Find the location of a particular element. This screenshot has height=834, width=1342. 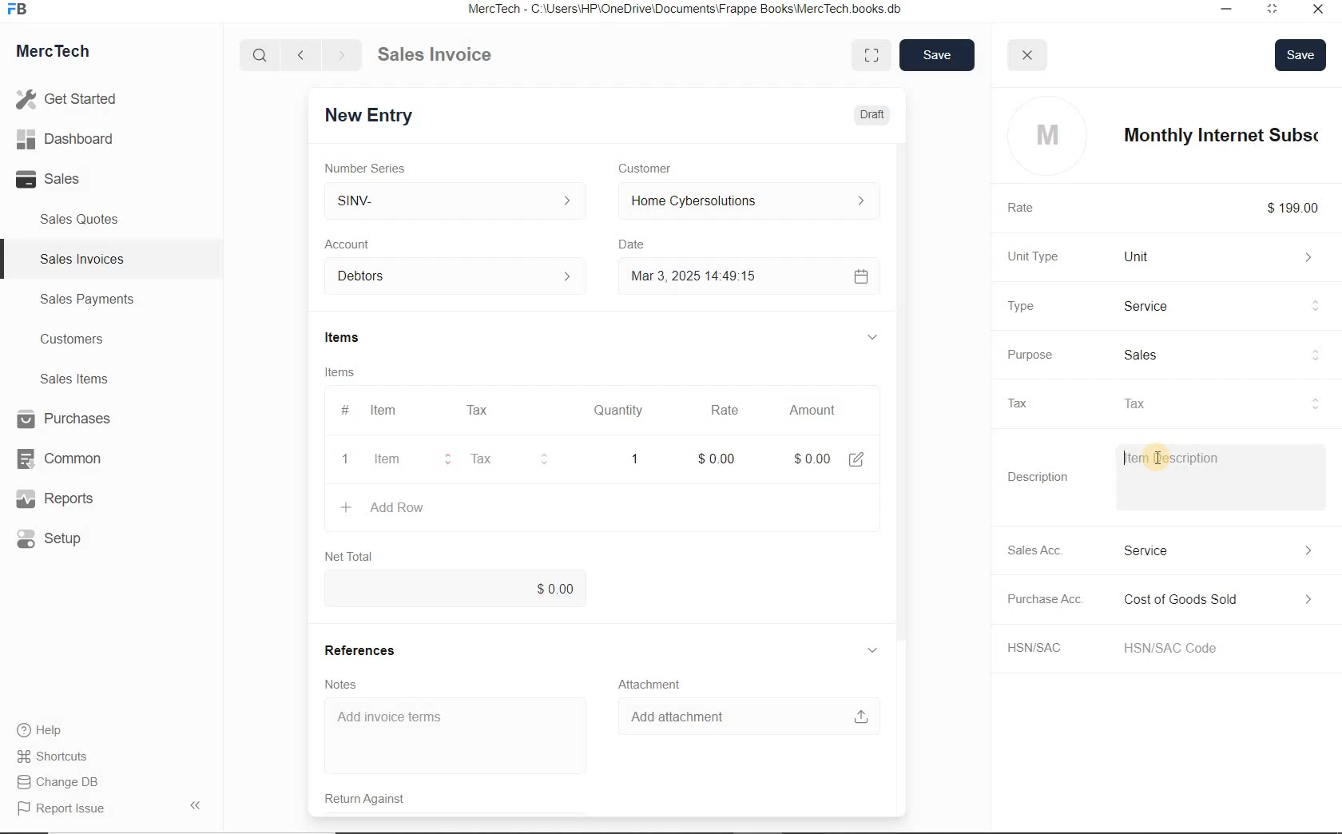

Sales Payments is located at coordinates (85, 300).